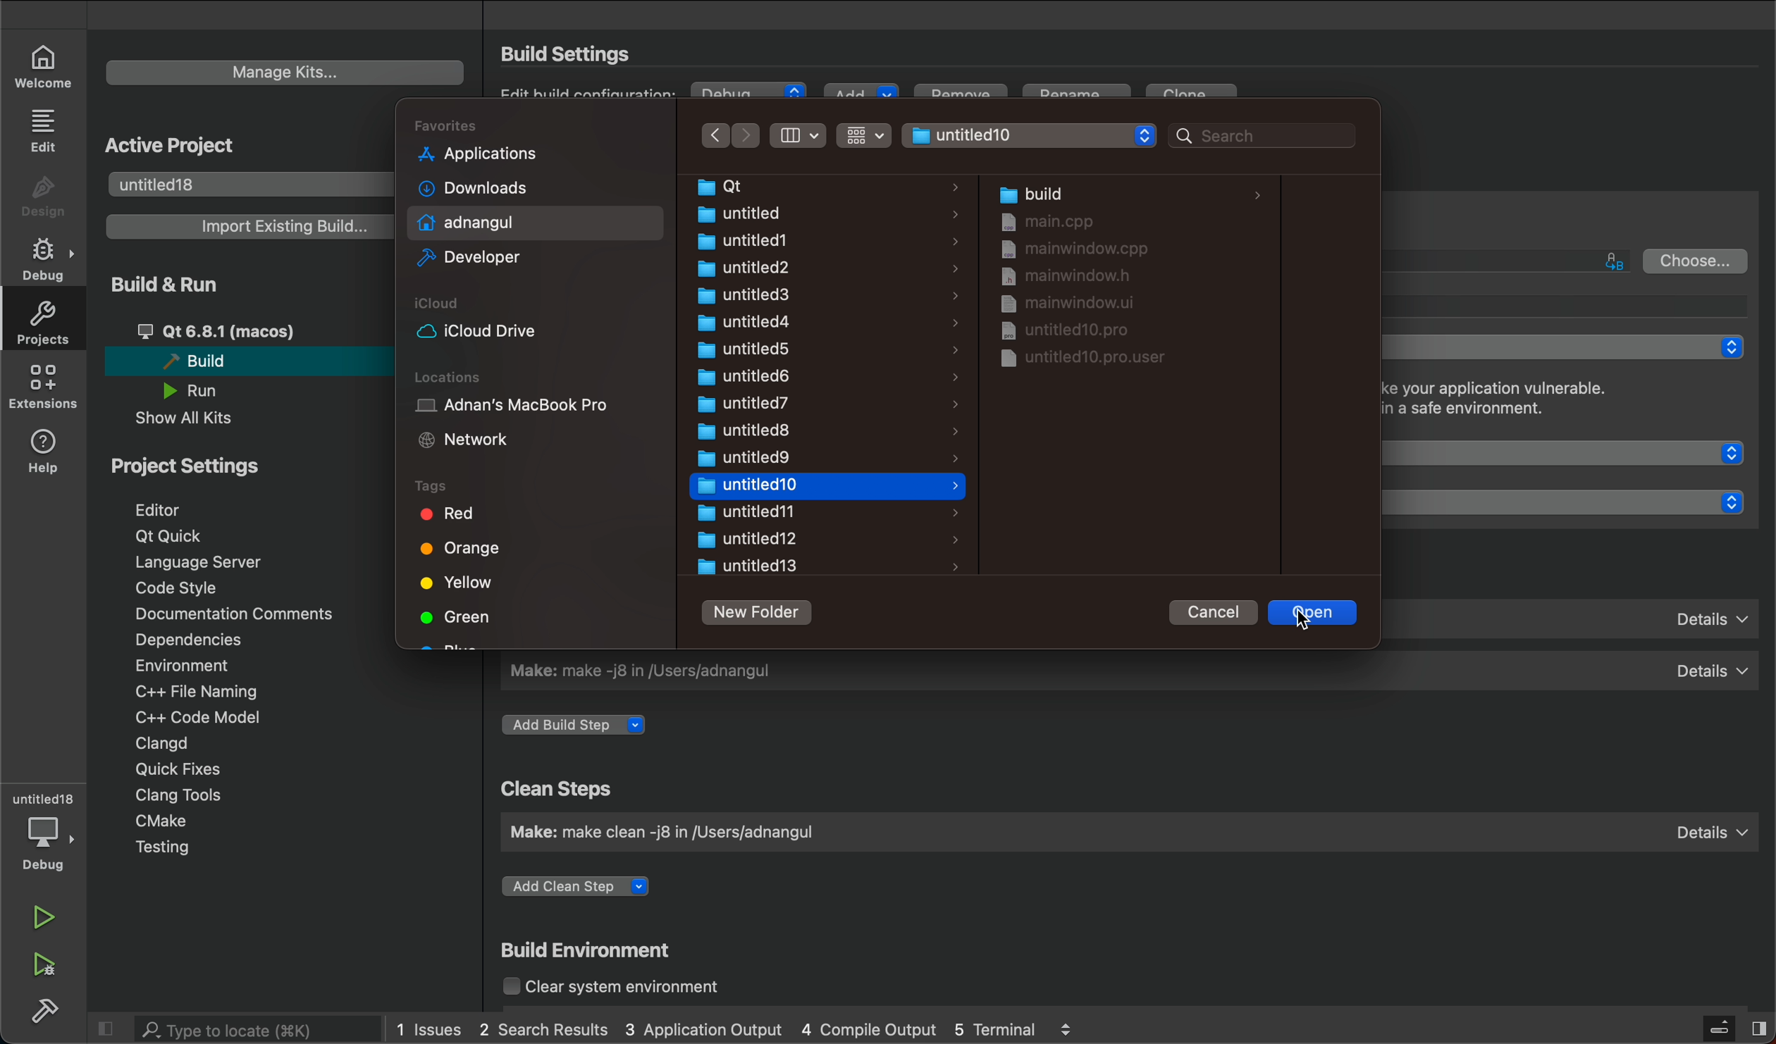 The width and height of the screenshot is (1776, 1044). What do you see at coordinates (259, 330) in the screenshot?
I see `qt 6.8.1 (macos)` at bounding box center [259, 330].